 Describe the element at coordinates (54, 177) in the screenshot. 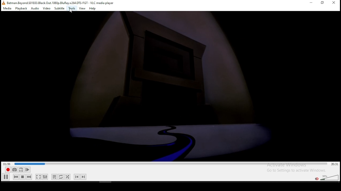

I see `toggle playlist` at that location.